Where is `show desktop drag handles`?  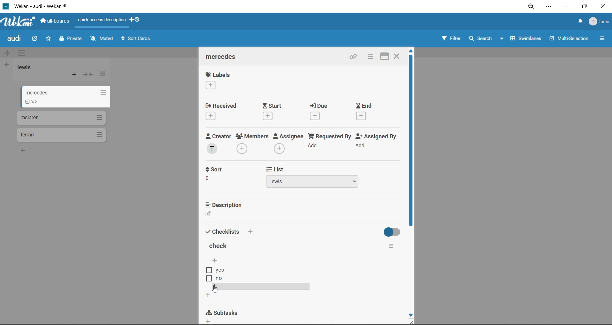
show desktop drag handles is located at coordinates (137, 20).